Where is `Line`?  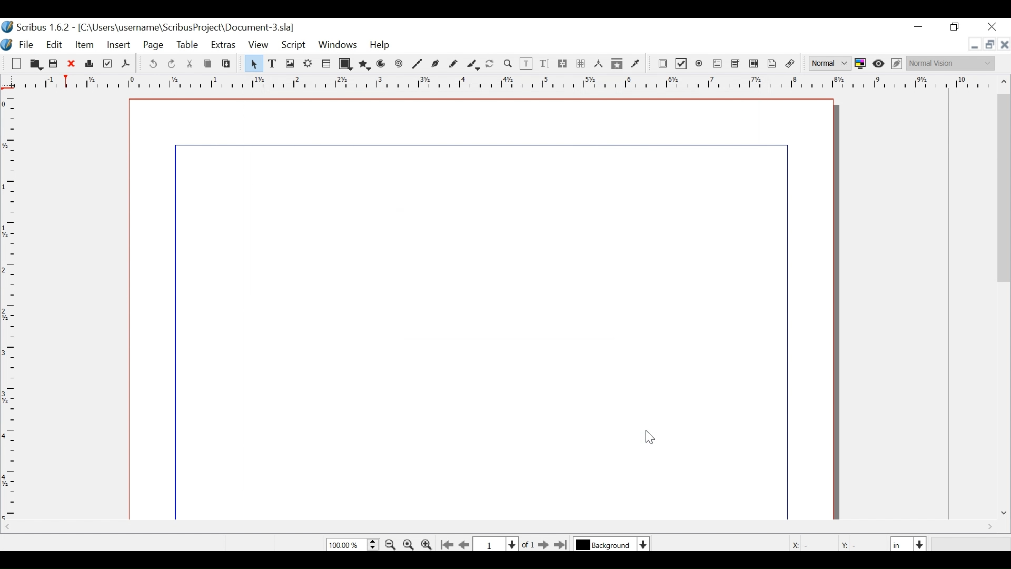 Line is located at coordinates (418, 65).